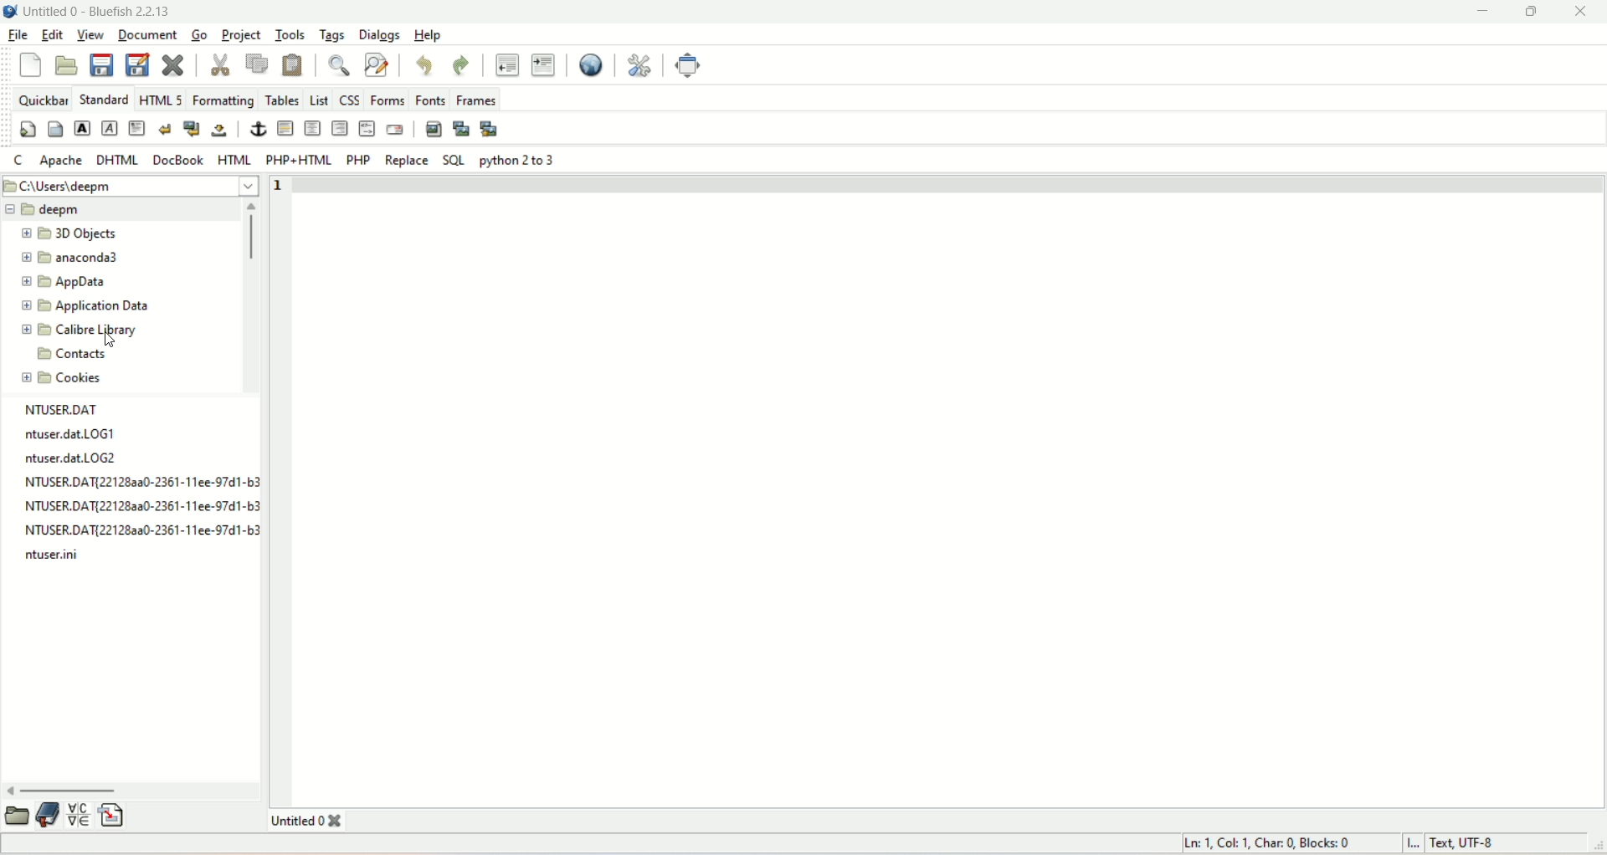 The width and height of the screenshot is (1607, 855). What do you see at coordinates (31, 67) in the screenshot?
I see `new` at bounding box center [31, 67].